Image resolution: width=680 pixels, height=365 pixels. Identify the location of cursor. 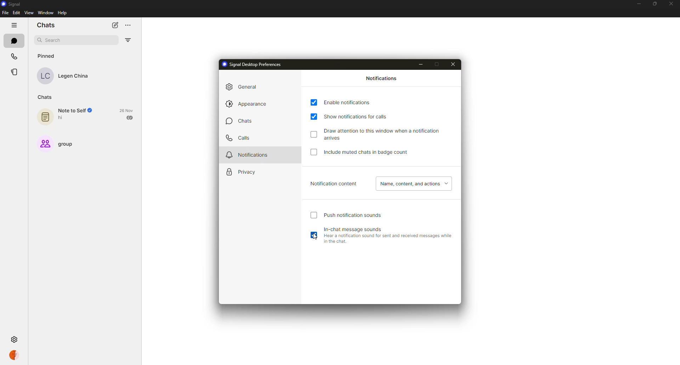
(314, 236).